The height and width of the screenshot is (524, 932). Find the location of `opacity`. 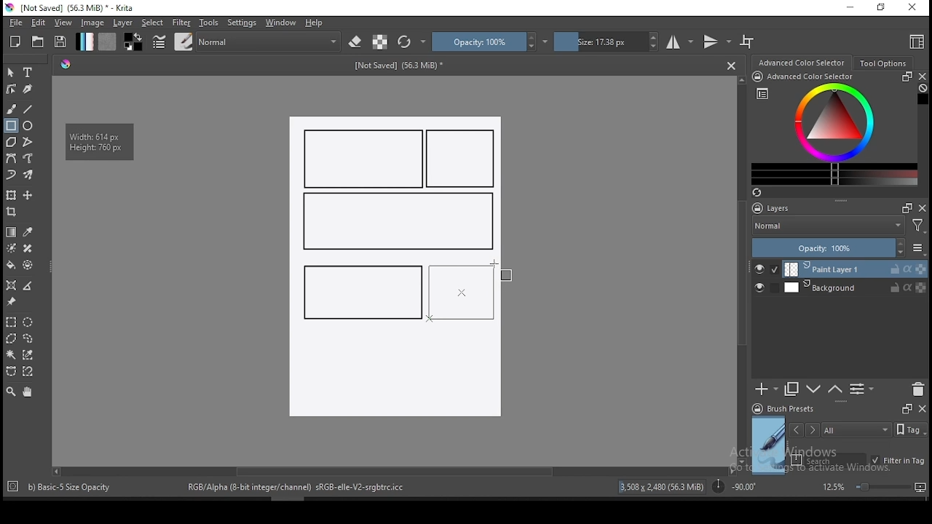

opacity is located at coordinates (490, 41).